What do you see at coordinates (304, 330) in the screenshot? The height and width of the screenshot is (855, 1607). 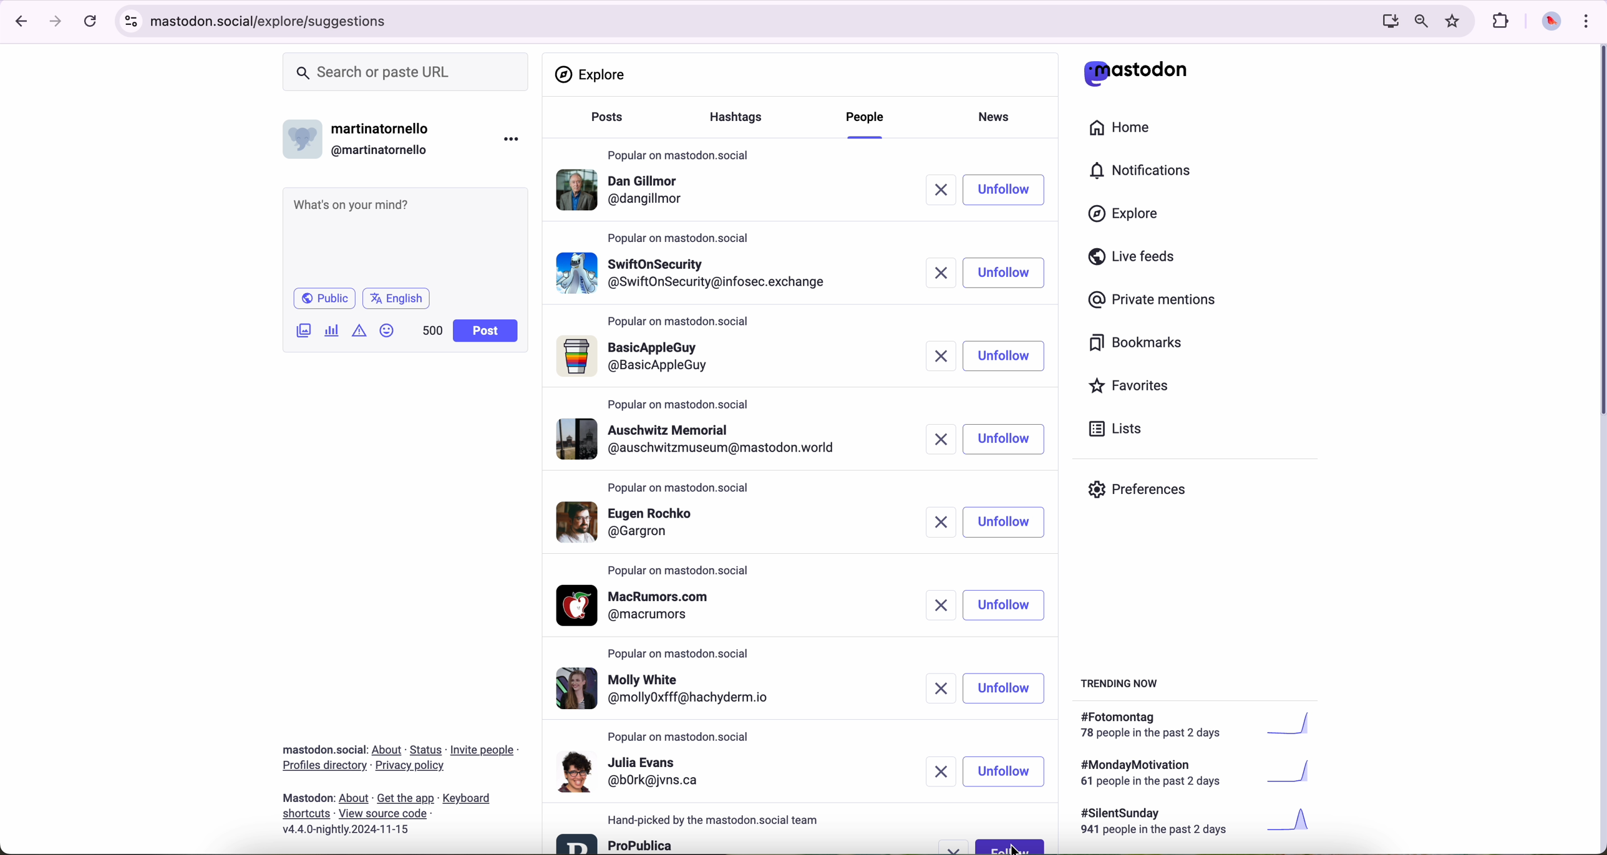 I see `attach image` at bounding box center [304, 330].